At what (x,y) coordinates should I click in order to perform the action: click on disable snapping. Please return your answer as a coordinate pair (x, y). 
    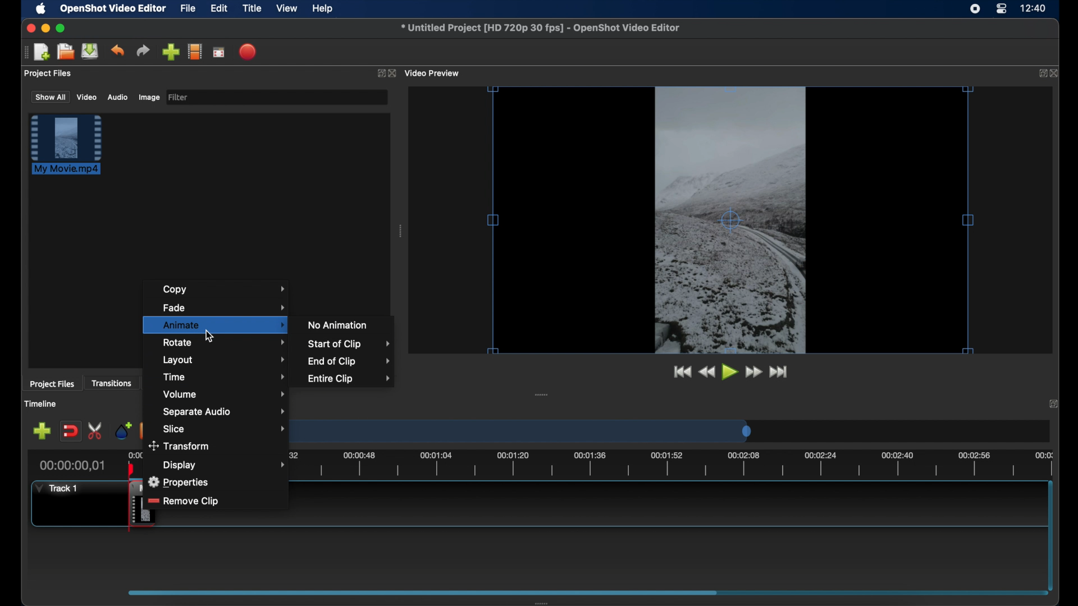
    Looking at the image, I should click on (70, 431).